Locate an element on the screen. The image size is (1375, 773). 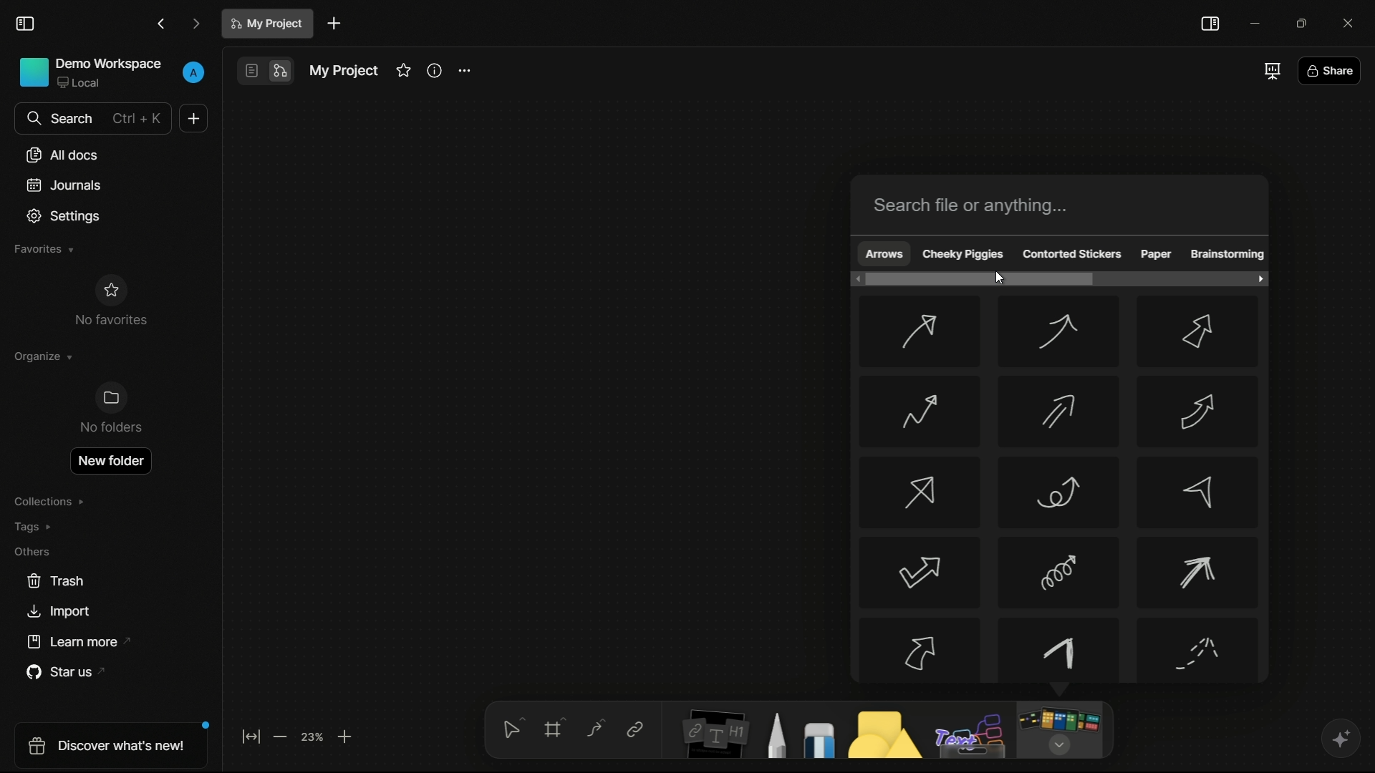
arrow-7 is located at coordinates (920, 492).